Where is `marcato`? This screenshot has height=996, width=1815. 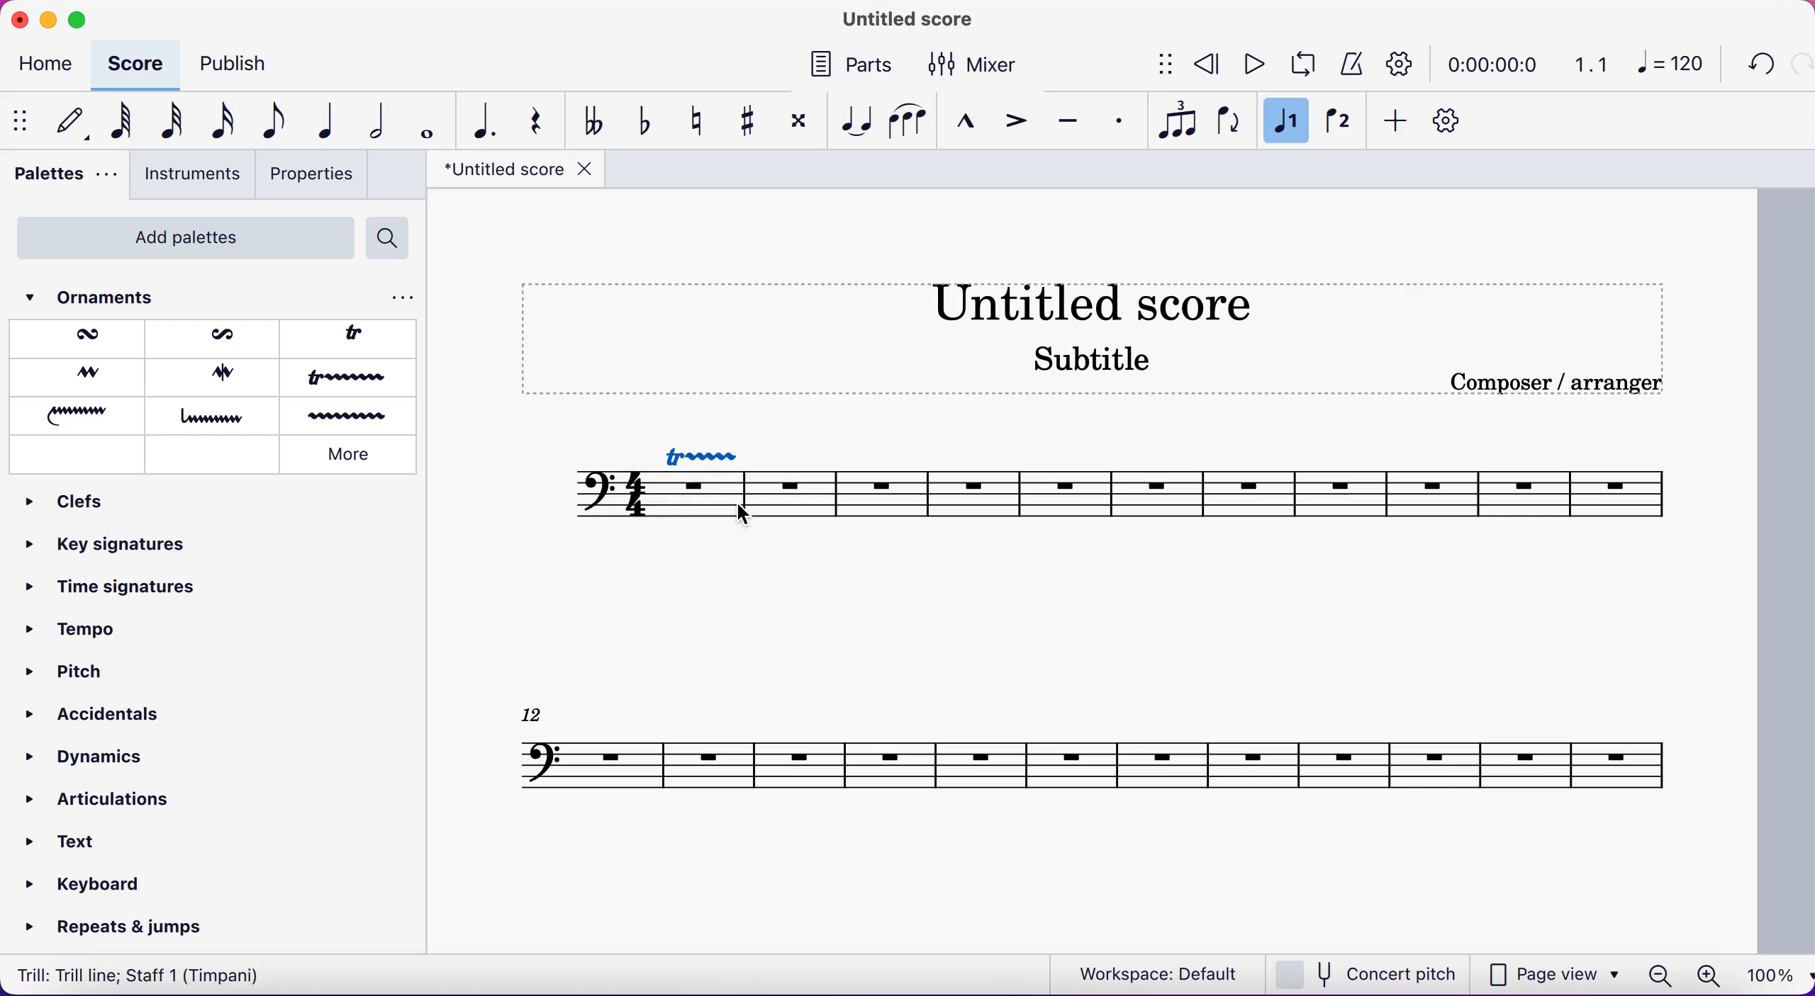
marcato is located at coordinates (968, 122).